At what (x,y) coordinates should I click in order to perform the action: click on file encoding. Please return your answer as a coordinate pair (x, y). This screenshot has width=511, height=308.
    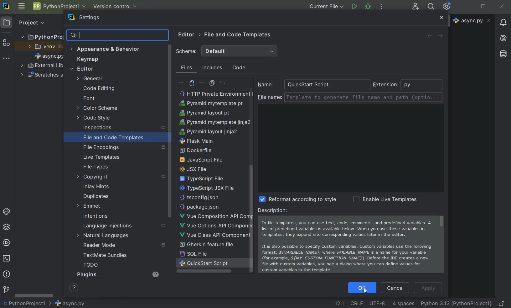
    Looking at the image, I should click on (119, 148).